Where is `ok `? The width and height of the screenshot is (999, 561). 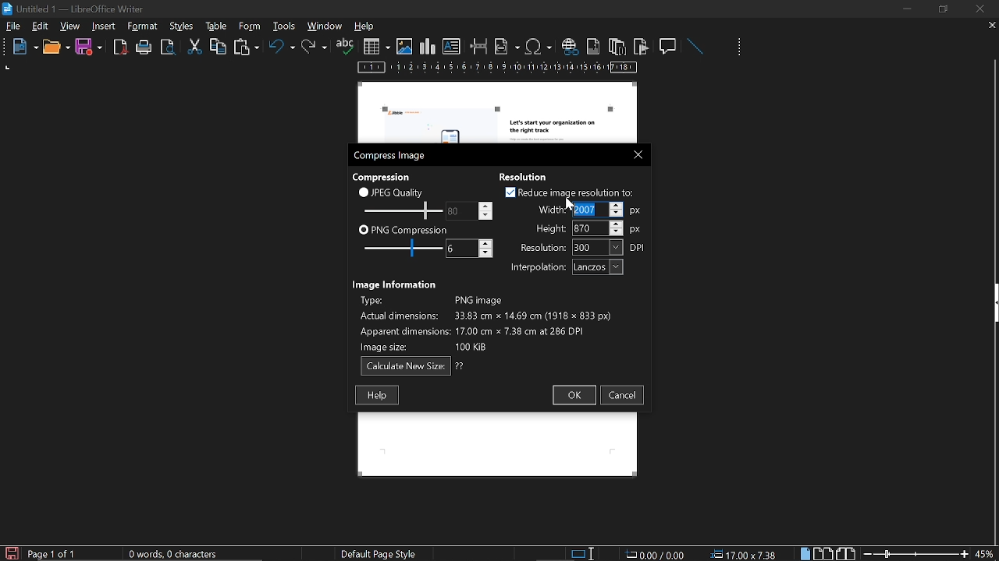
ok  is located at coordinates (573, 396).